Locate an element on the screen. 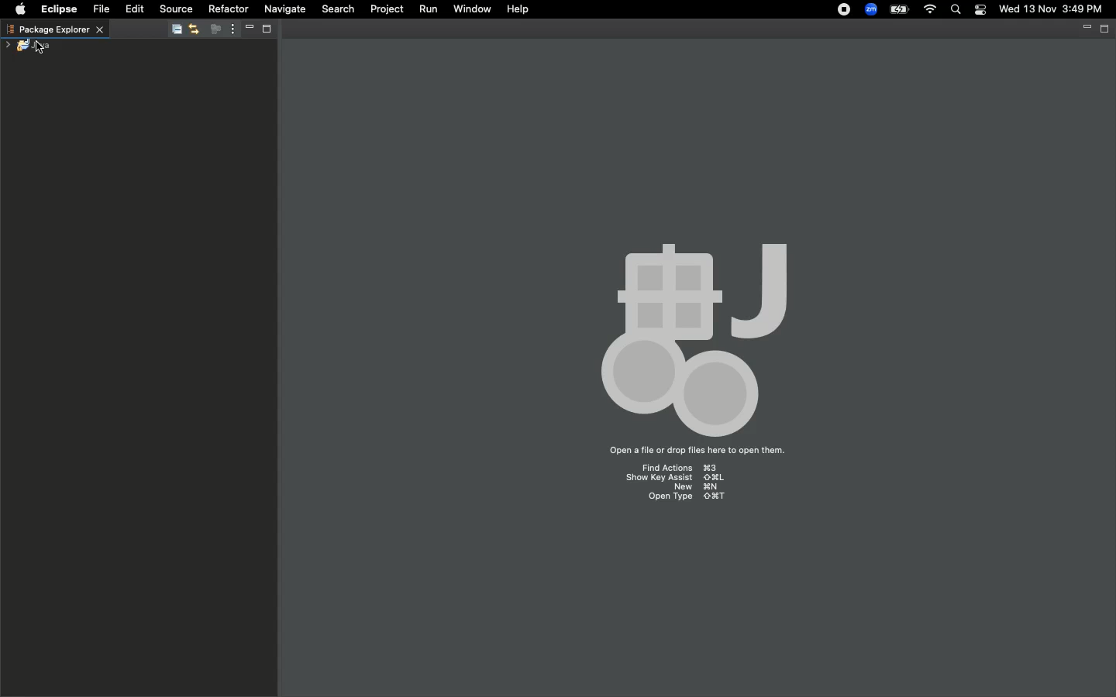 This screenshot has width=1116, height=697. Recording is located at coordinates (845, 11).